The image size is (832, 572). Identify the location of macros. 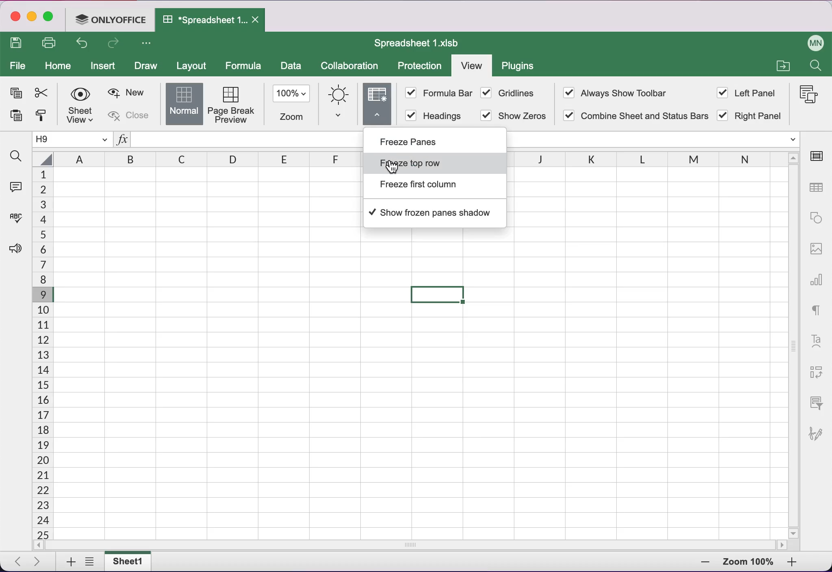
(806, 95).